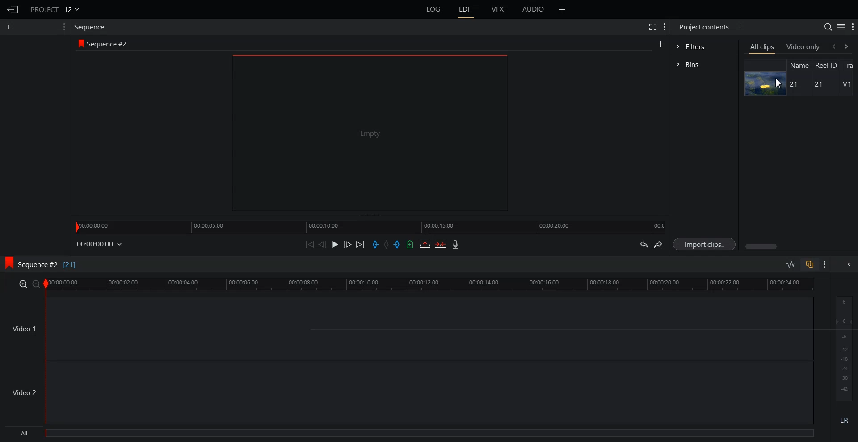 The height and width of the screenshot is (442, 858). Describe the element at coordinates (335, 244) in the screenshot. I see `Play` at that location.